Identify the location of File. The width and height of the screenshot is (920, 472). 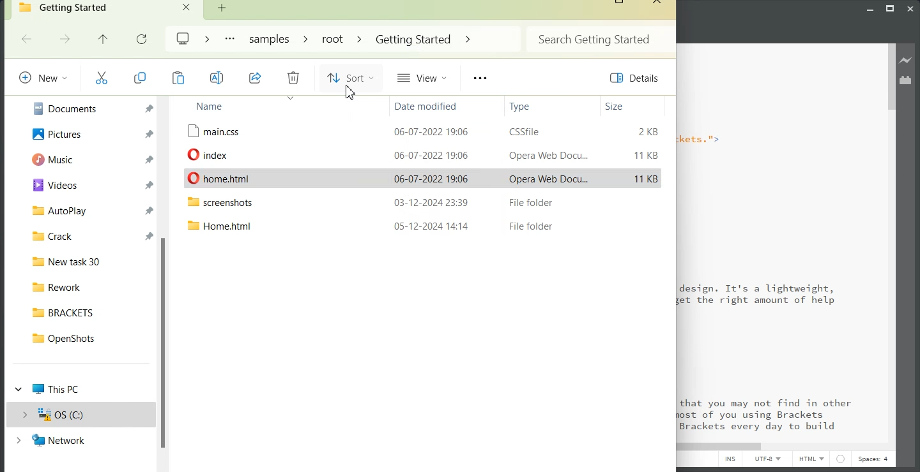
(371, 204).